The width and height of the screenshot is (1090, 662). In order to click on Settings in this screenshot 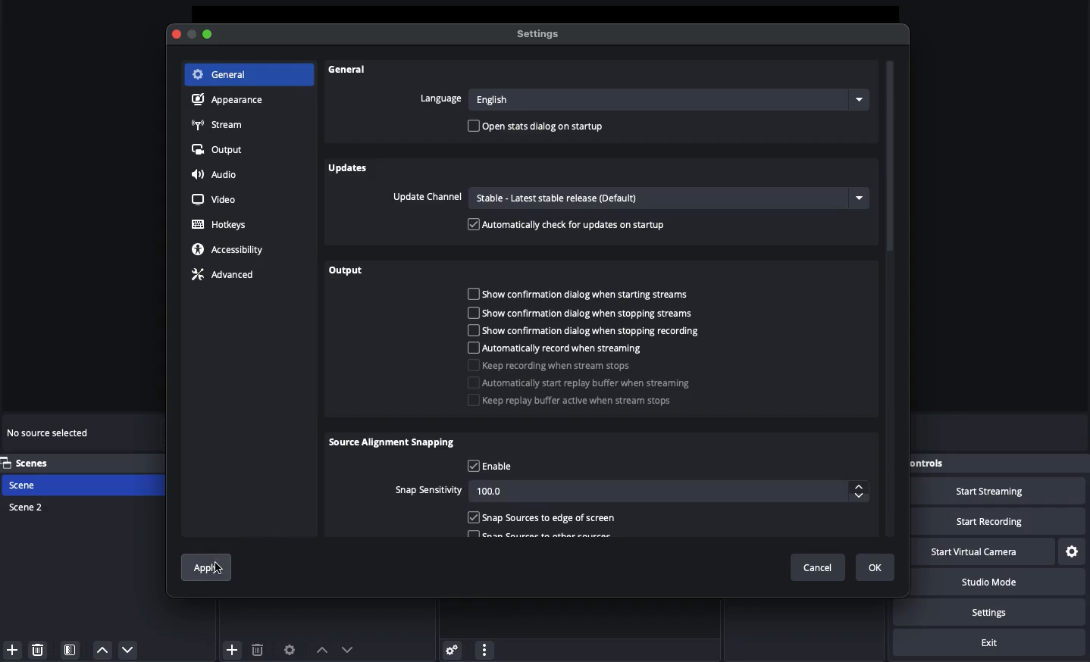, I will do `click(1073, 550)`.